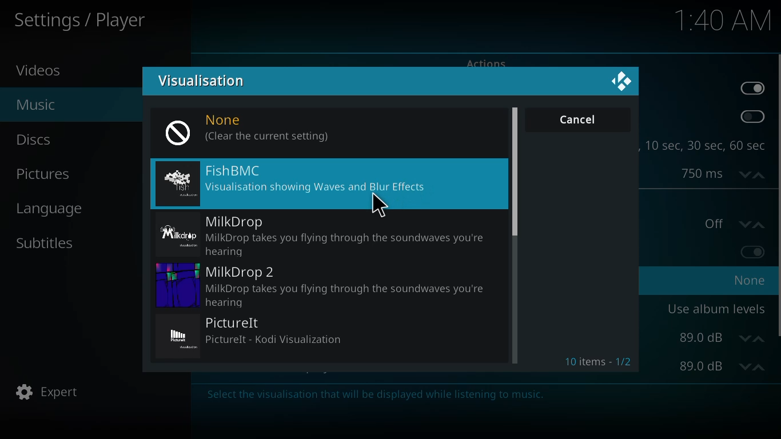  I want to click on videos, so click(43, 70).